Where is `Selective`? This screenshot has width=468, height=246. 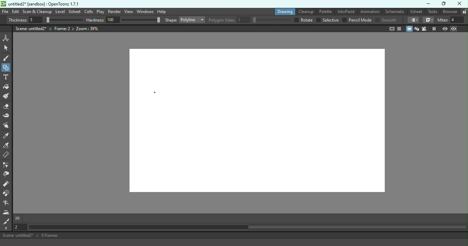
Selective is located at coordinates (328, 20).